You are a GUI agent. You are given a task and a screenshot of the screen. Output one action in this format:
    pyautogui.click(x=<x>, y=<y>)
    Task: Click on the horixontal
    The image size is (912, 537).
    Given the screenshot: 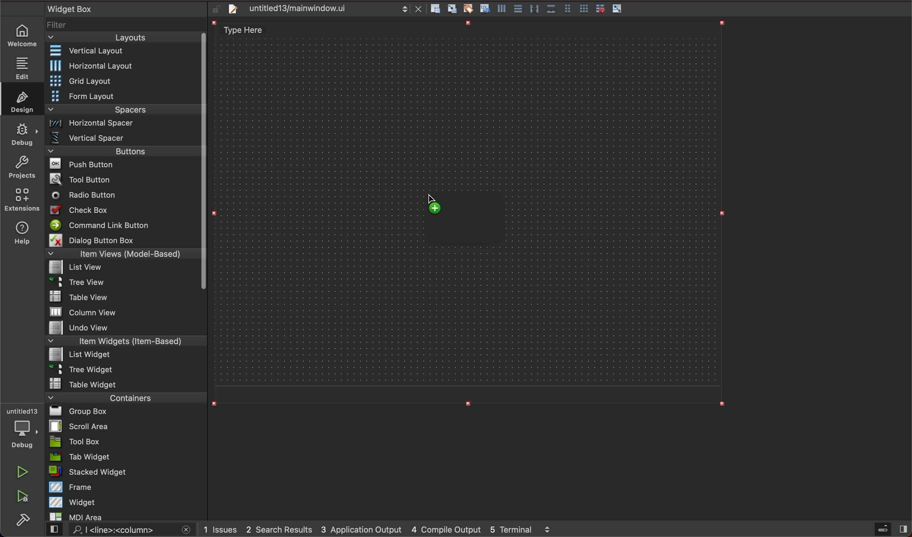 What is the action you would take?
    pyautogui.click(x=503, y=8)
    